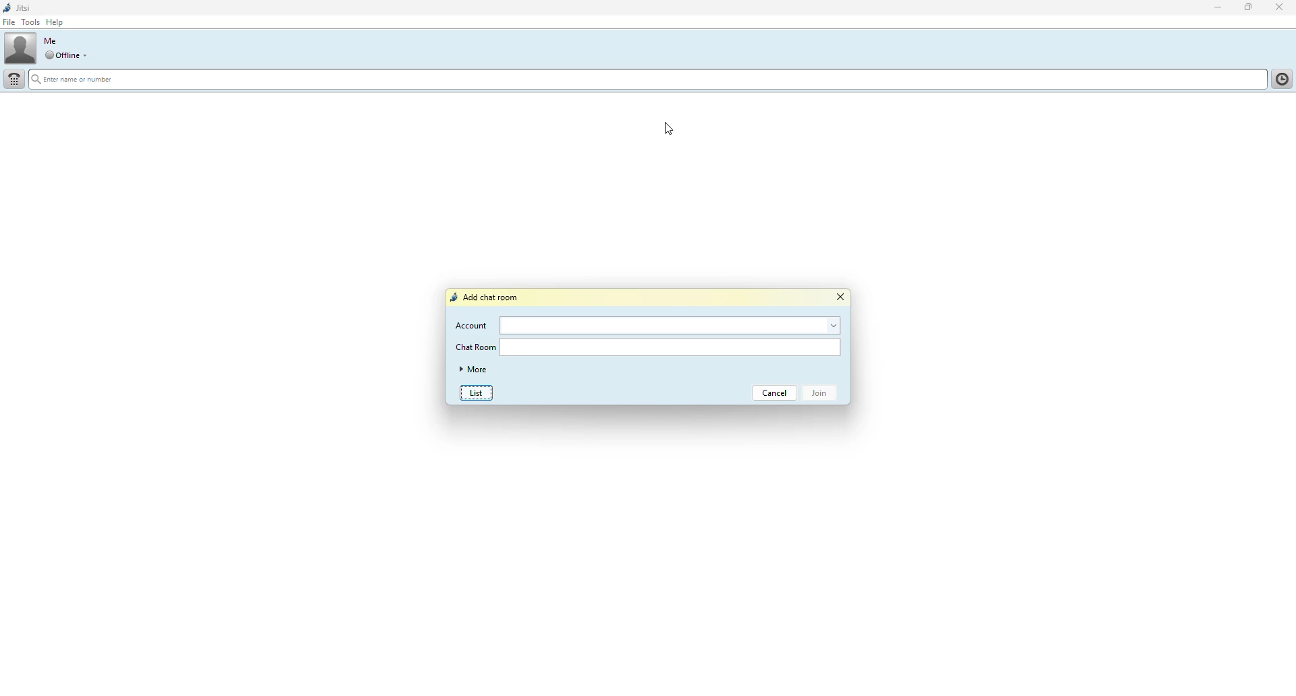  What do you see at coordinates (819, 397) in the screenshot?
I see `join` at bounding box center [819, 397].